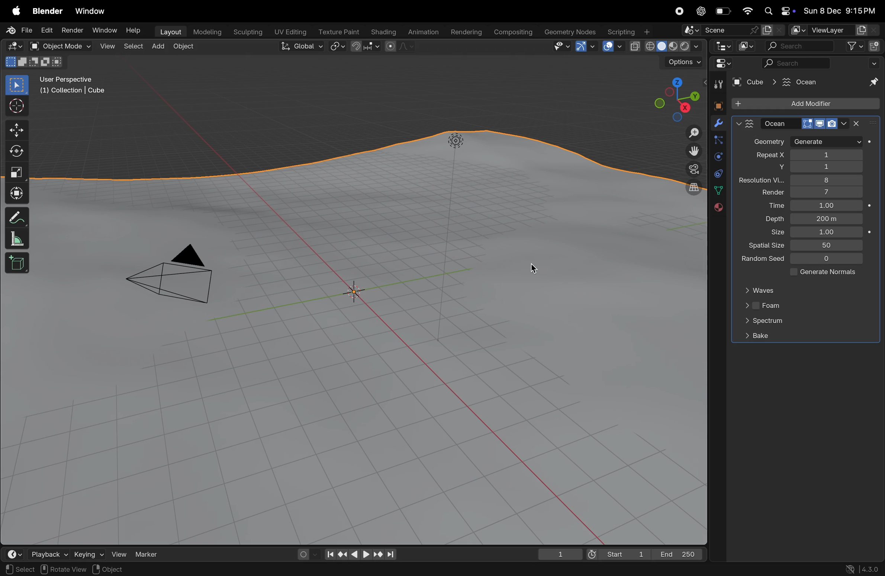 This screenshot has height=576, width=885. I want to click on foam, so click(763, 307).